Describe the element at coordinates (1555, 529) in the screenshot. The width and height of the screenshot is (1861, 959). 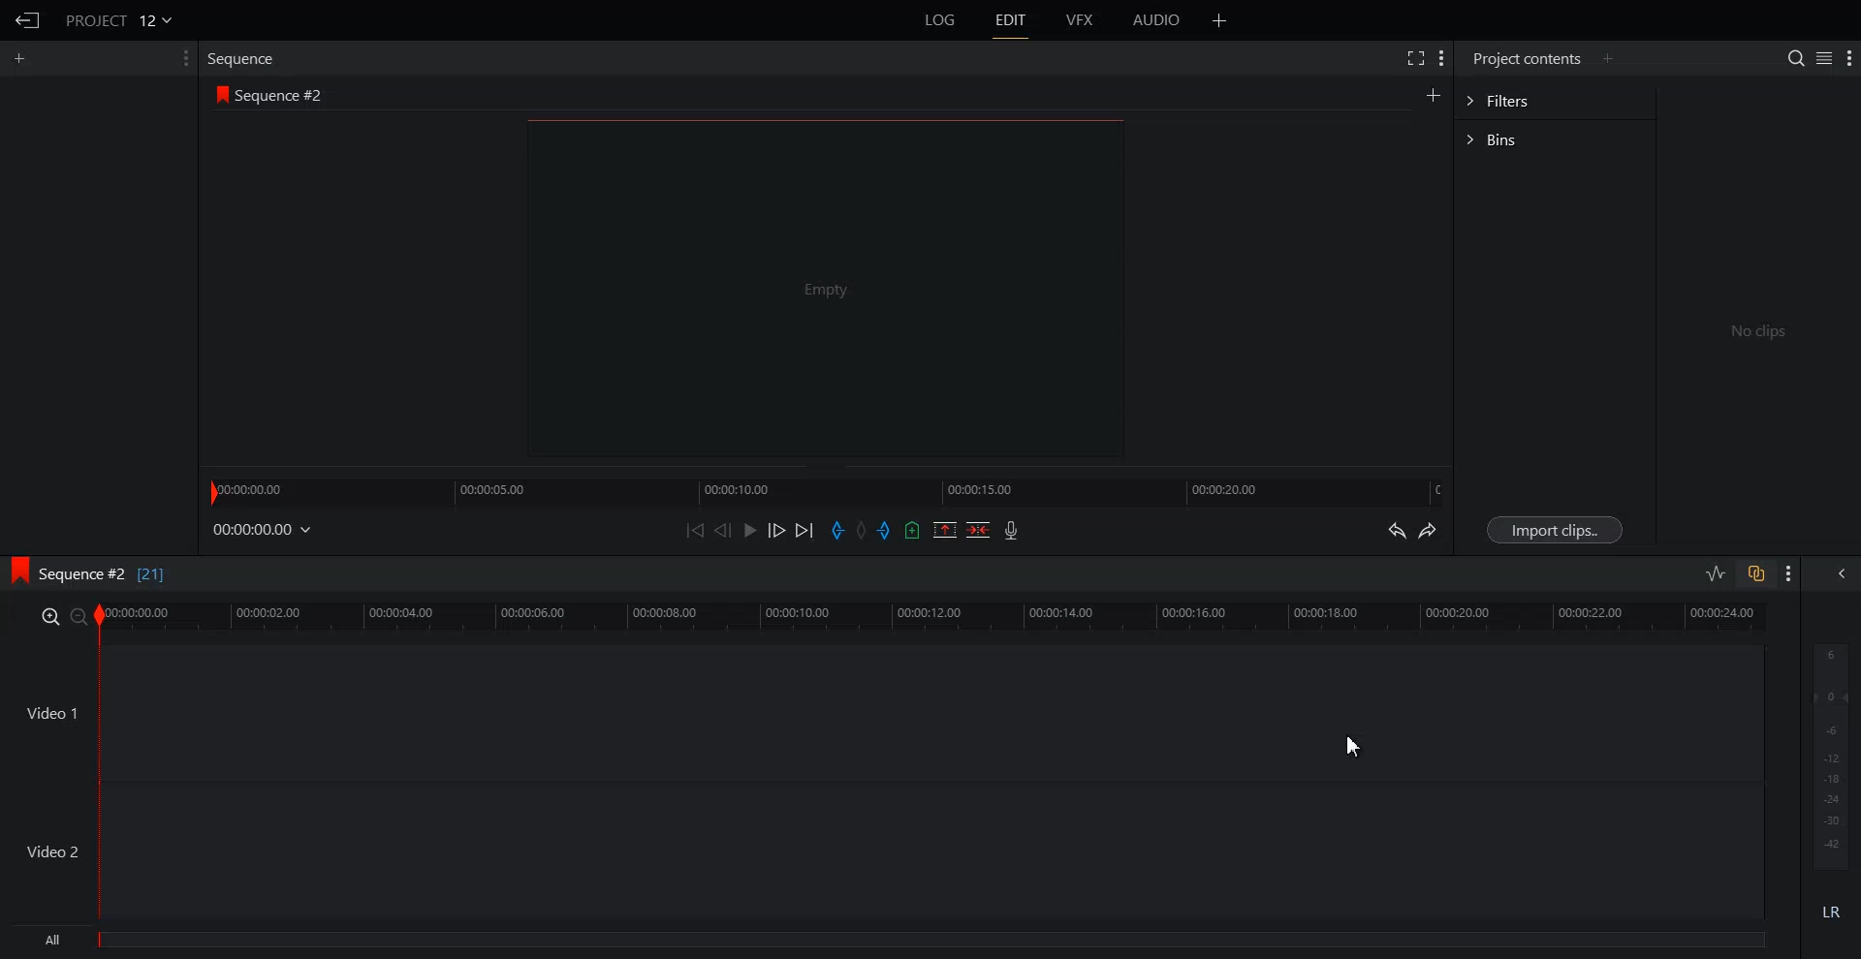
I see `Import Clips` at that location.